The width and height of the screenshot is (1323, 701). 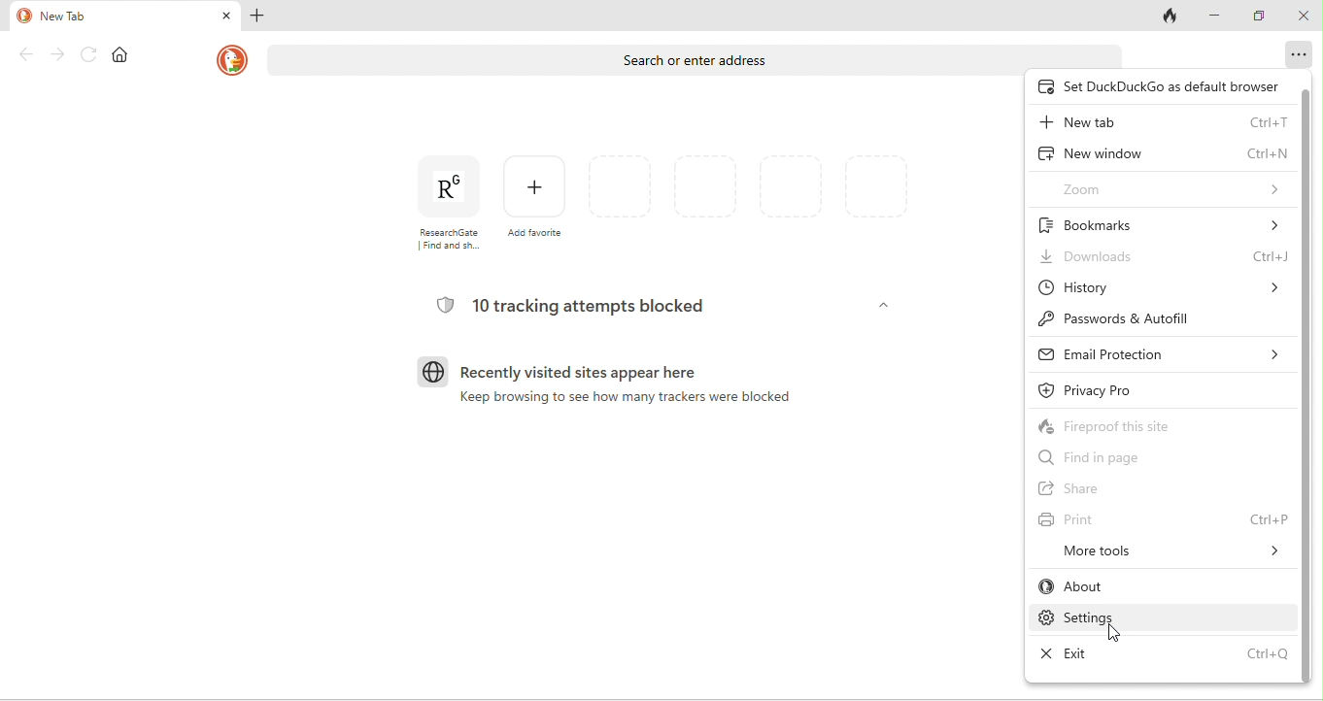 I want to click on search or enter address, so click(x=697, y=53).